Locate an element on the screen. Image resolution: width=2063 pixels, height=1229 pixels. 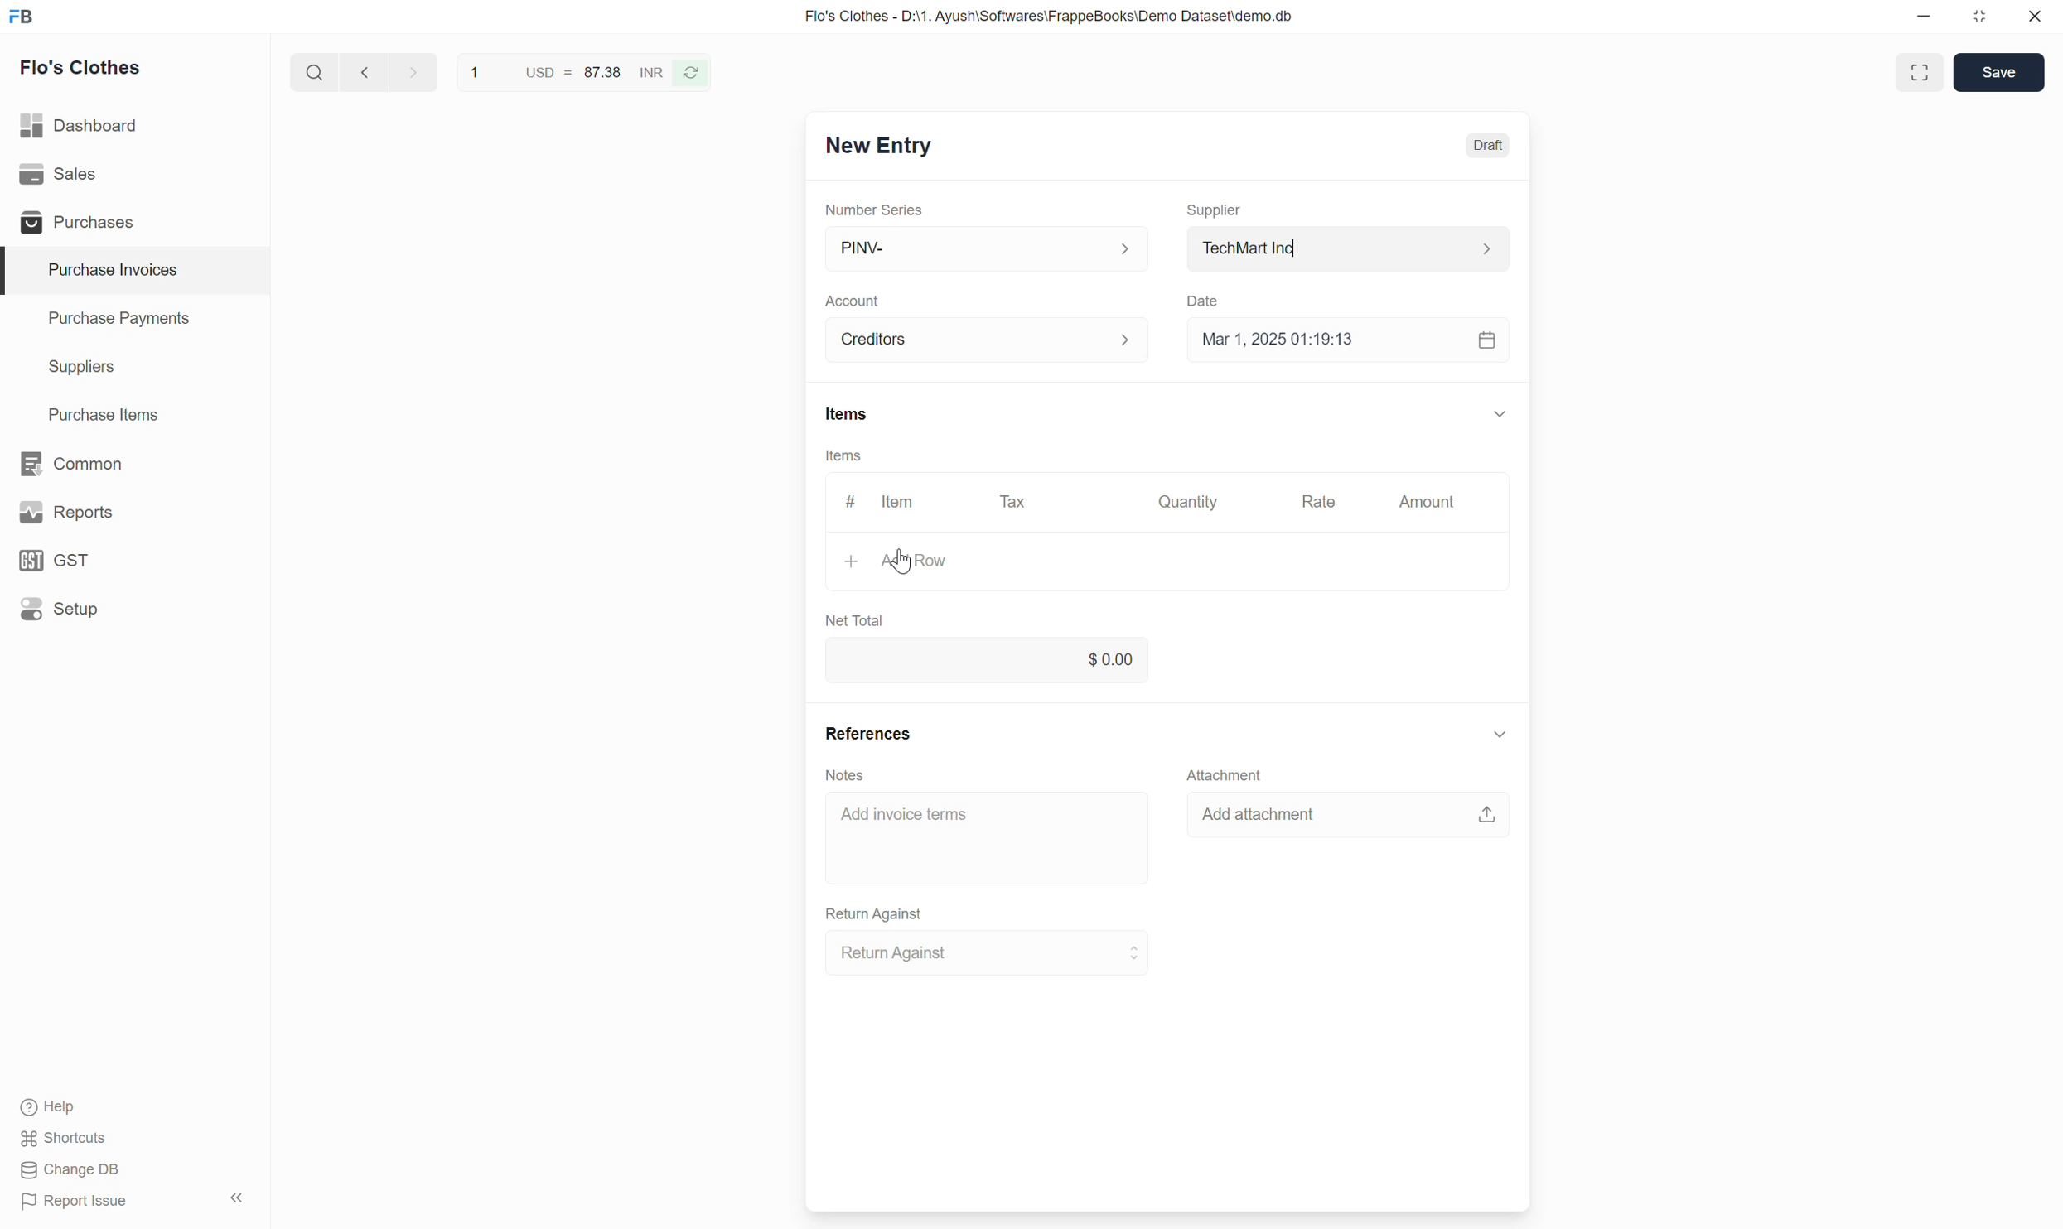
Return Against is located at coordinates (990, 952).